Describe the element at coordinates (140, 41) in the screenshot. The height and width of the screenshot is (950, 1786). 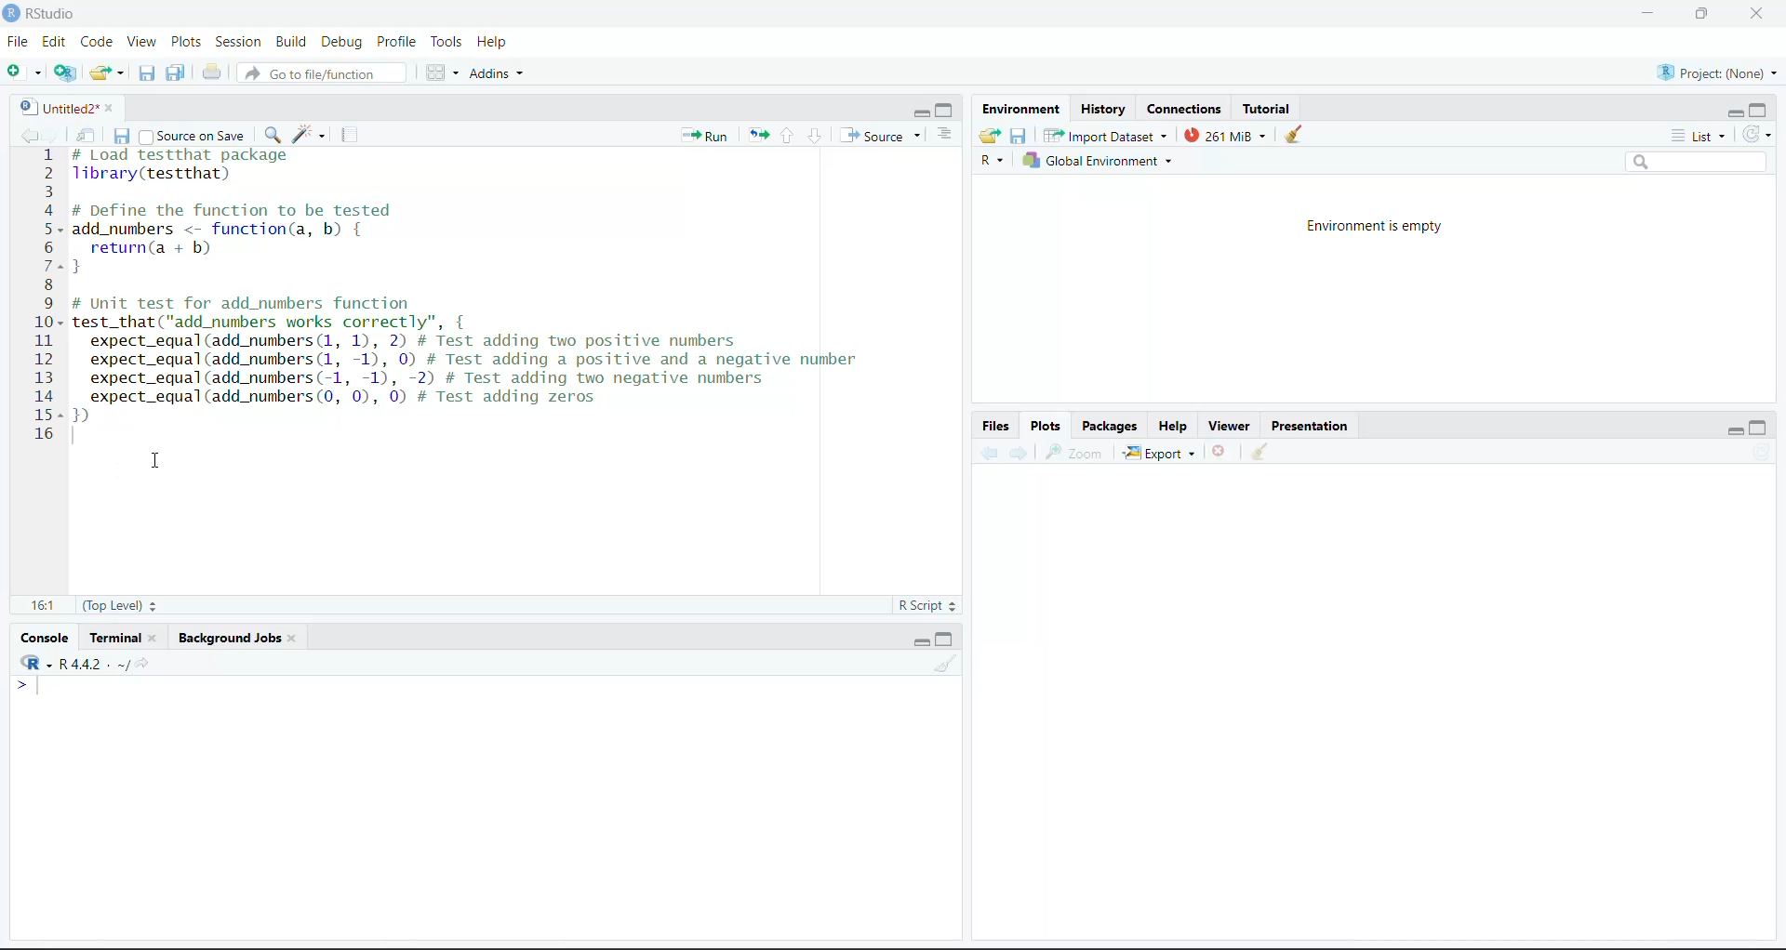
I see `View` at that location.